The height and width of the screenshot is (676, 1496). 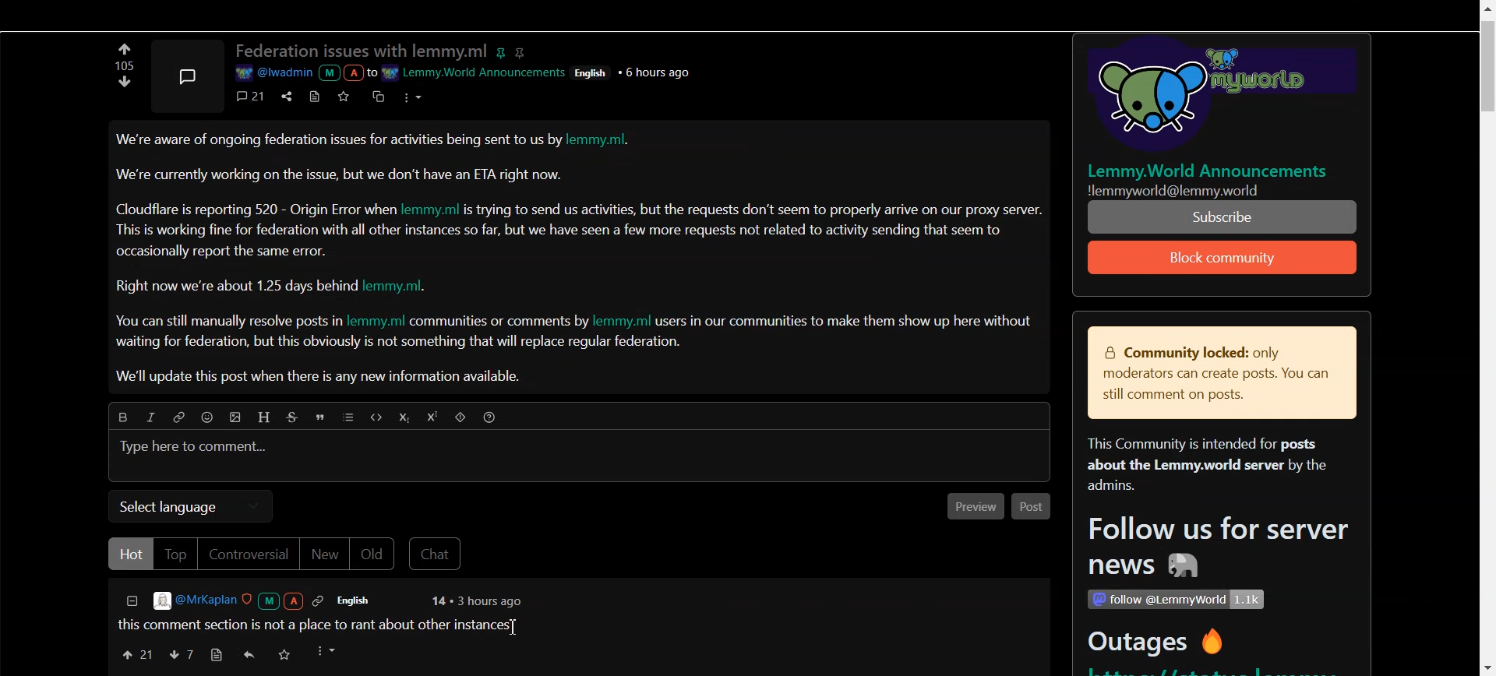 I want to click on lemmy.ml, so click(x=376, y=322).